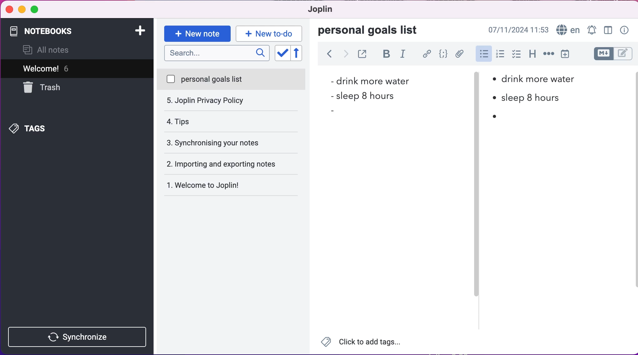  I want to click on synchronising your notes, so click(232, 121).